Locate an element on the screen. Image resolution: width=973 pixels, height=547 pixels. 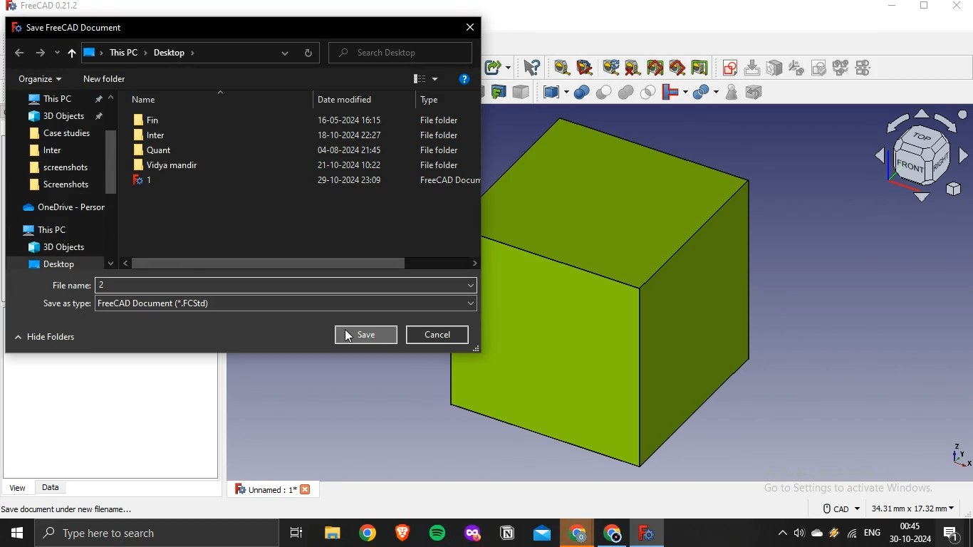
screenshot is located at coordinates (52, 170).